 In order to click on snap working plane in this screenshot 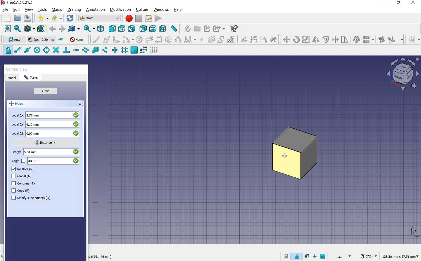, I will do `click(134, 50)`.